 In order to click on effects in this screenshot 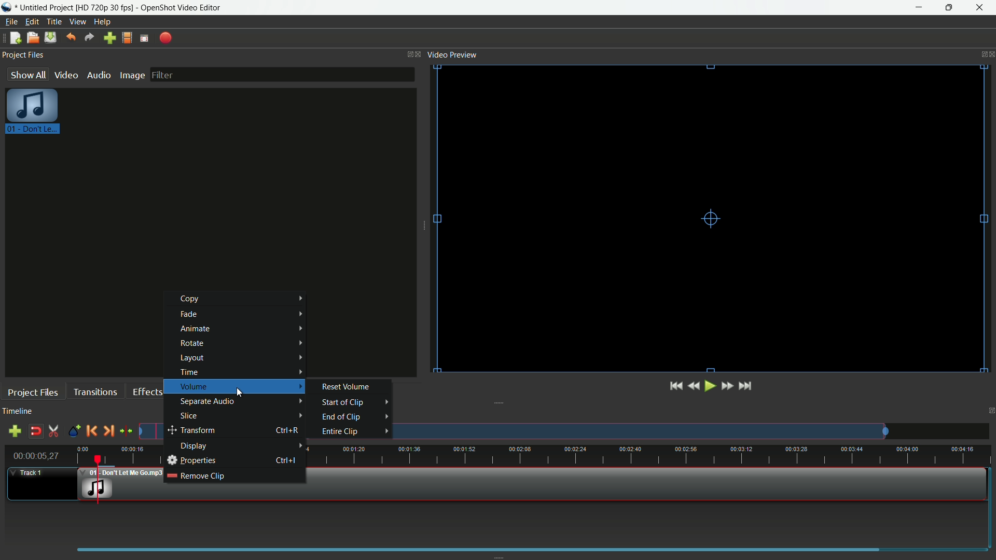, I will do `click(148, 392)`.